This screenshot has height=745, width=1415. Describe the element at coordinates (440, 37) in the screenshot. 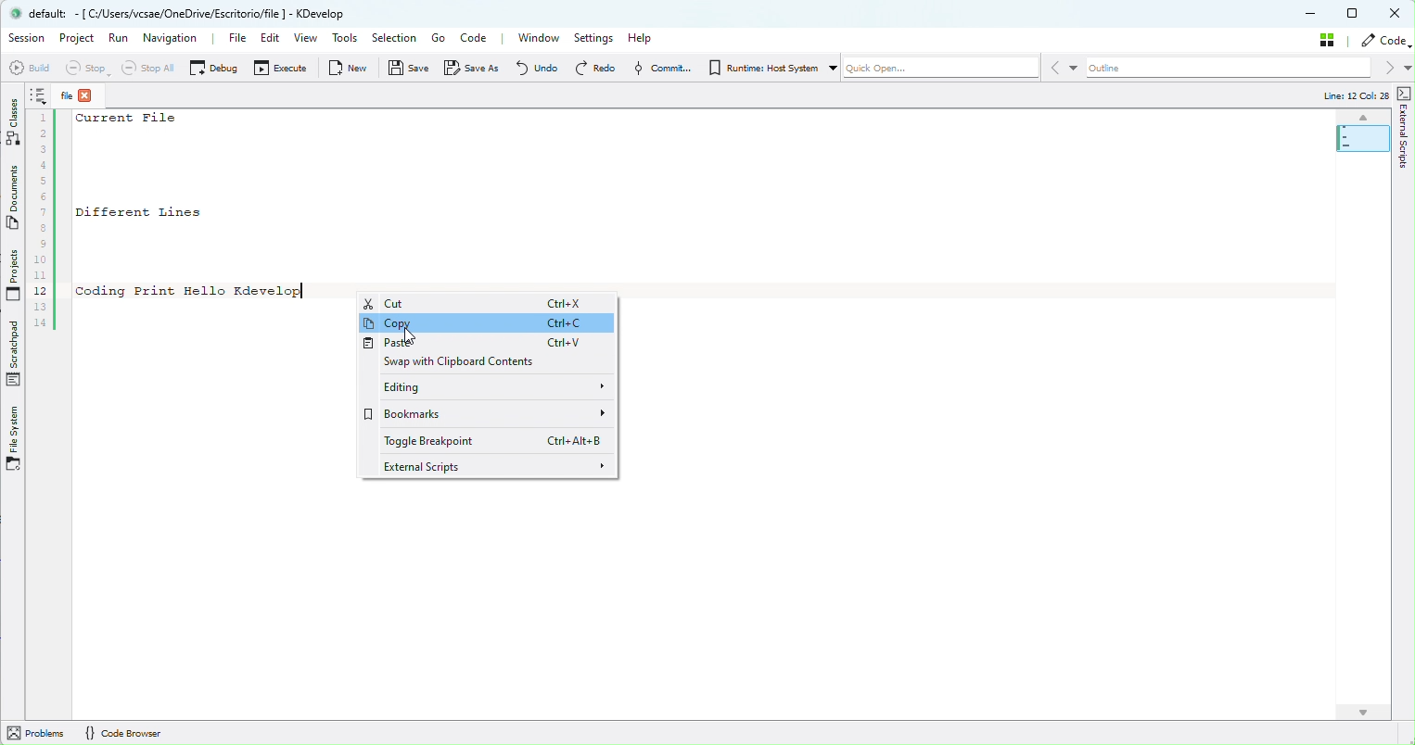

I see `Go` at that location.